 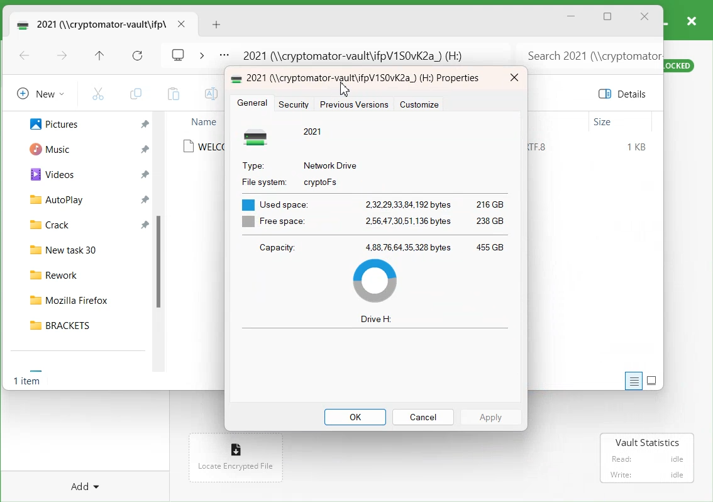 I want to click on Pictures, so click(x=47, y=123).